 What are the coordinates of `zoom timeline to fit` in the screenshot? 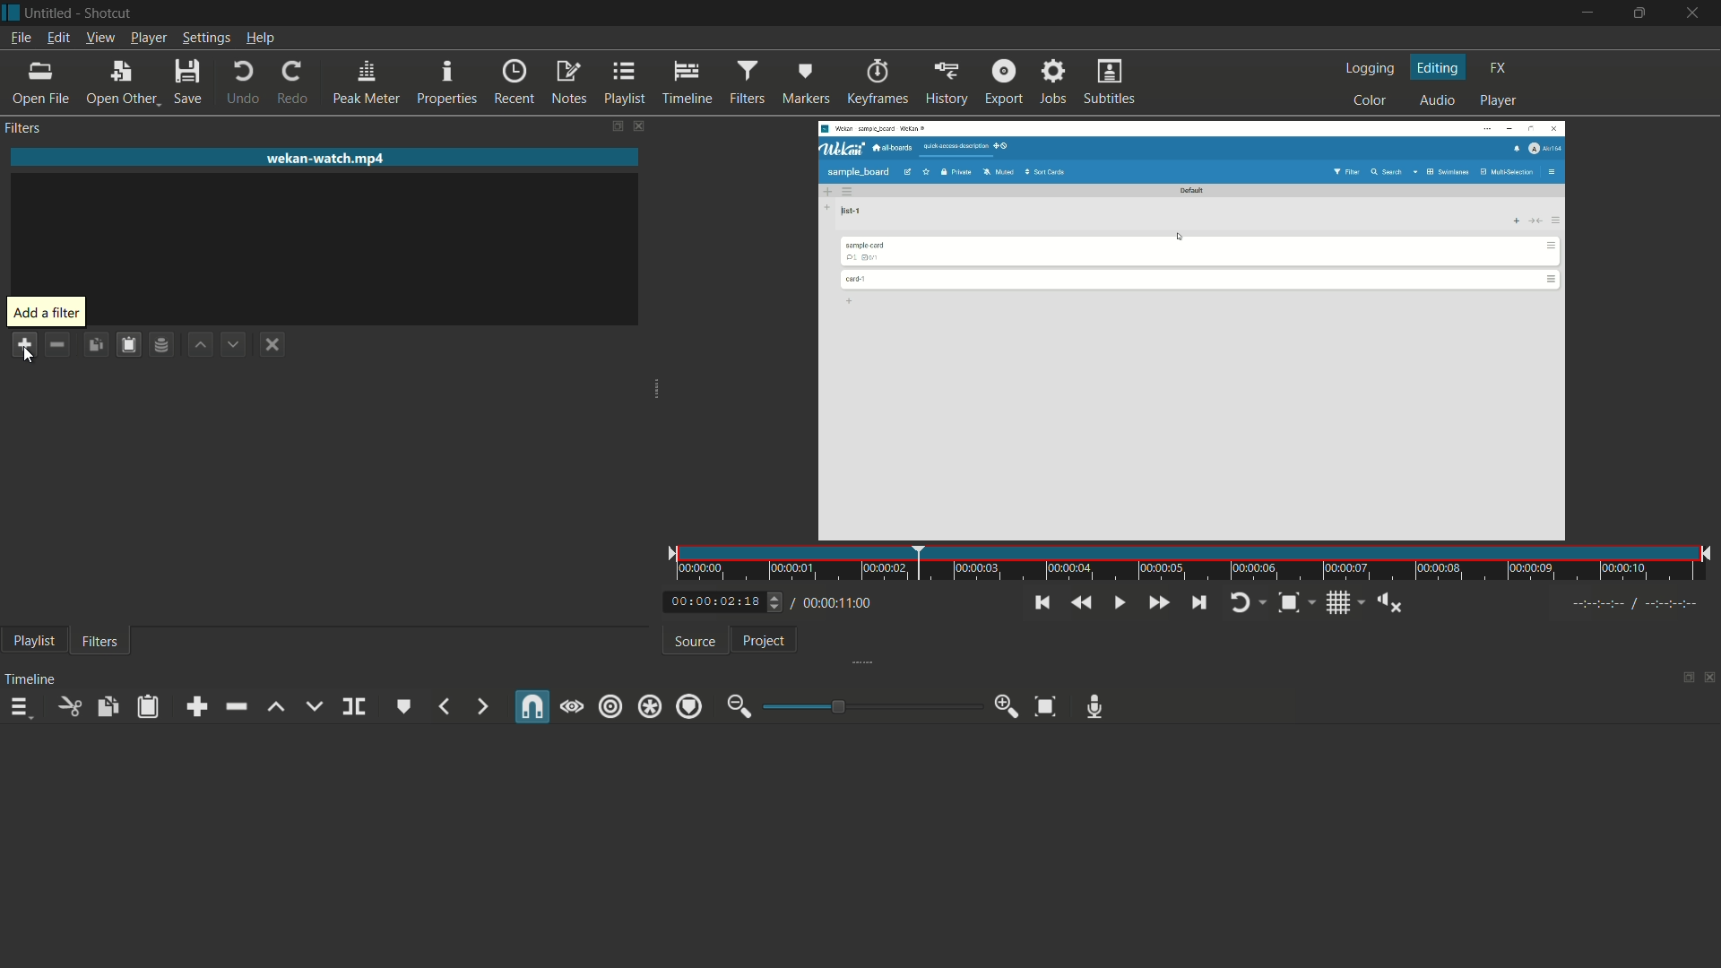 It's located at (1046, 705).